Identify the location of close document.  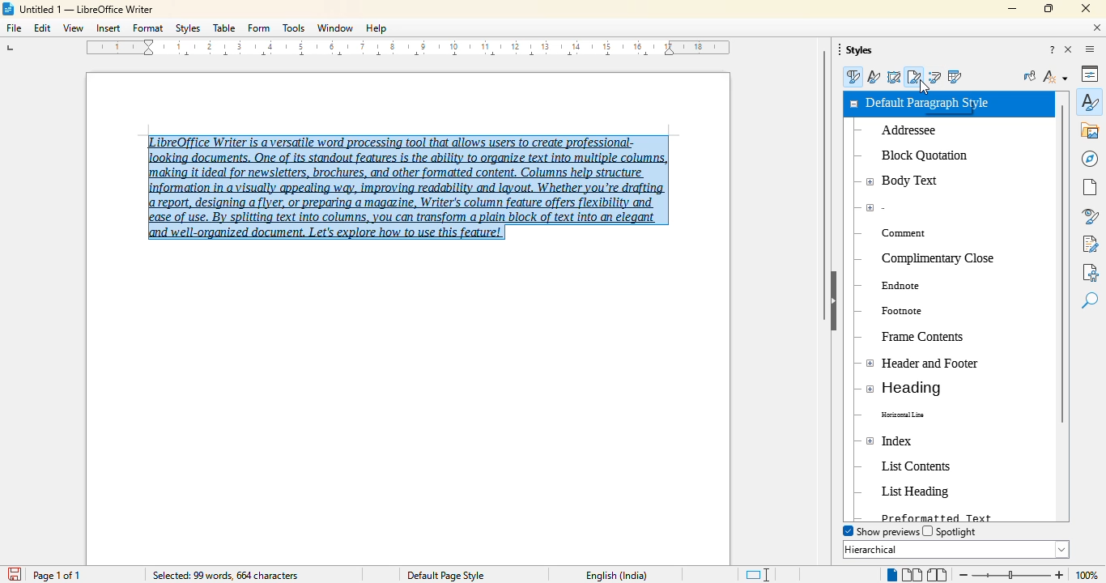
(1098, 28).